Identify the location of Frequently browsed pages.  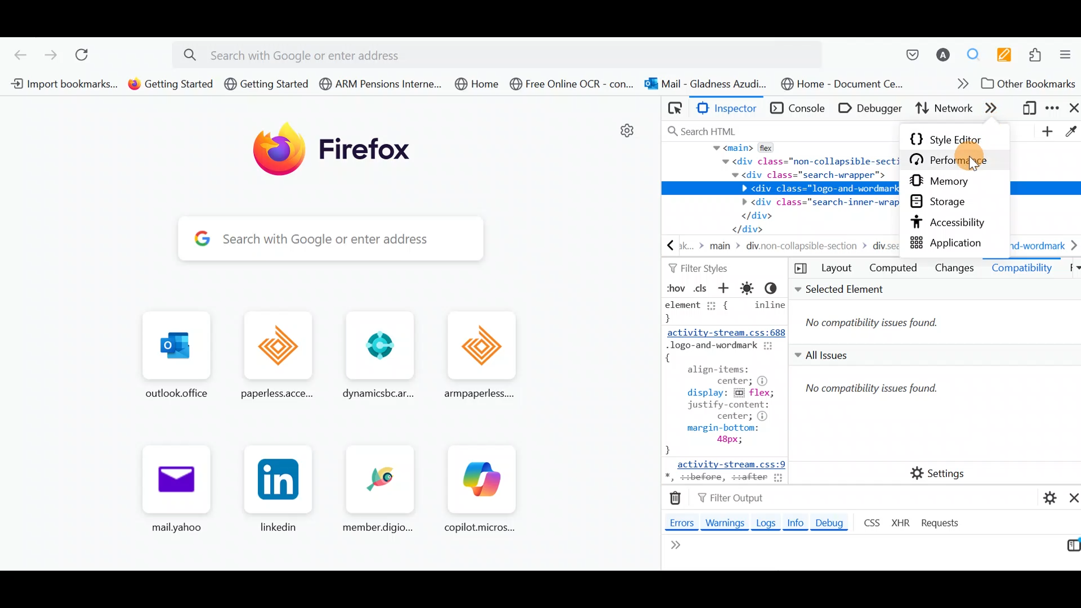
(327, 421).